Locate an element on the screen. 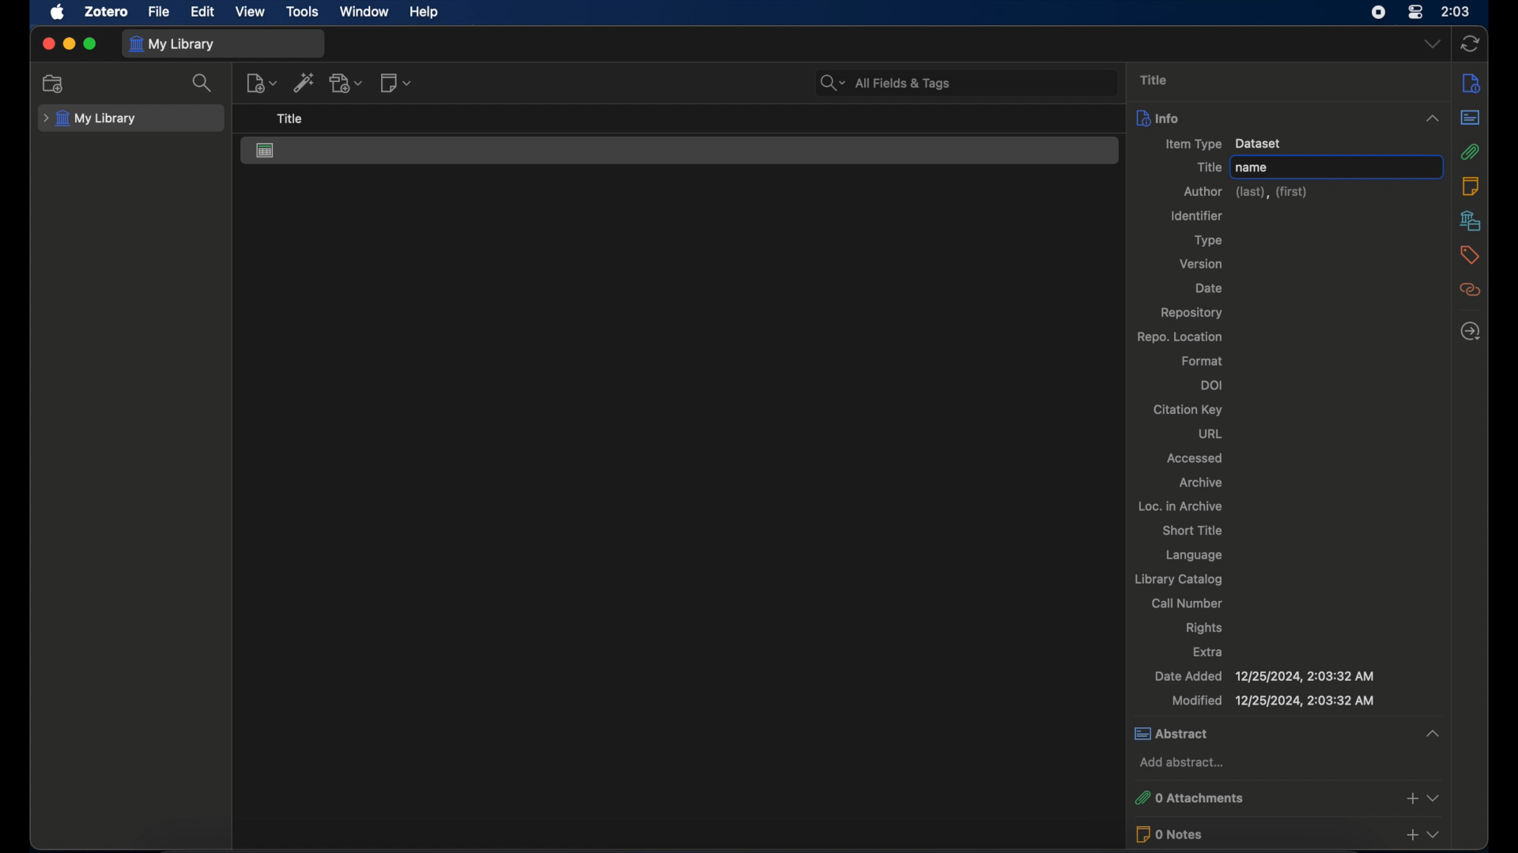 This screenshot has height=853, width=1518. date added is located at coordinates (1263, 675).